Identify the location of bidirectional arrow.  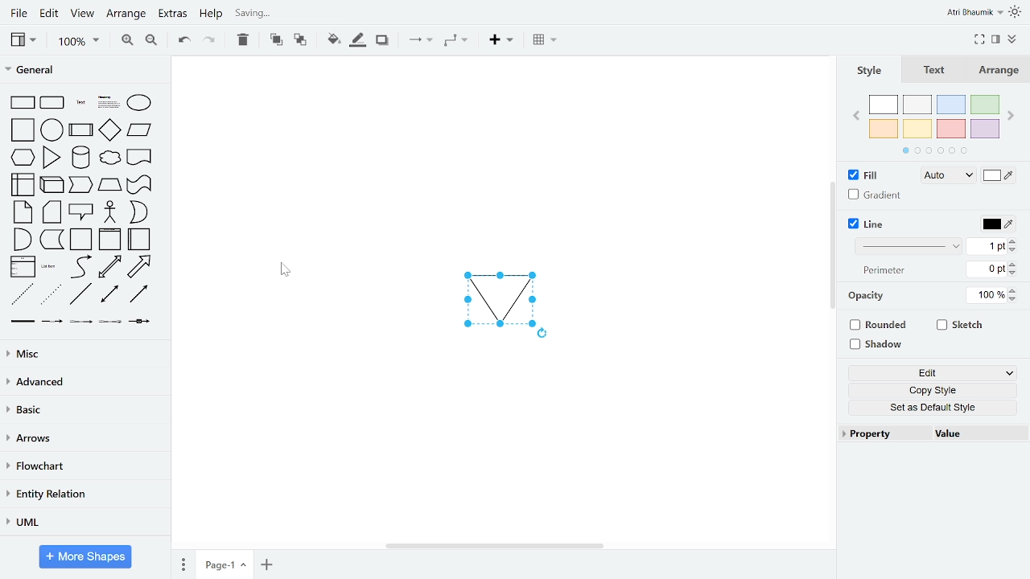
(109, 267).